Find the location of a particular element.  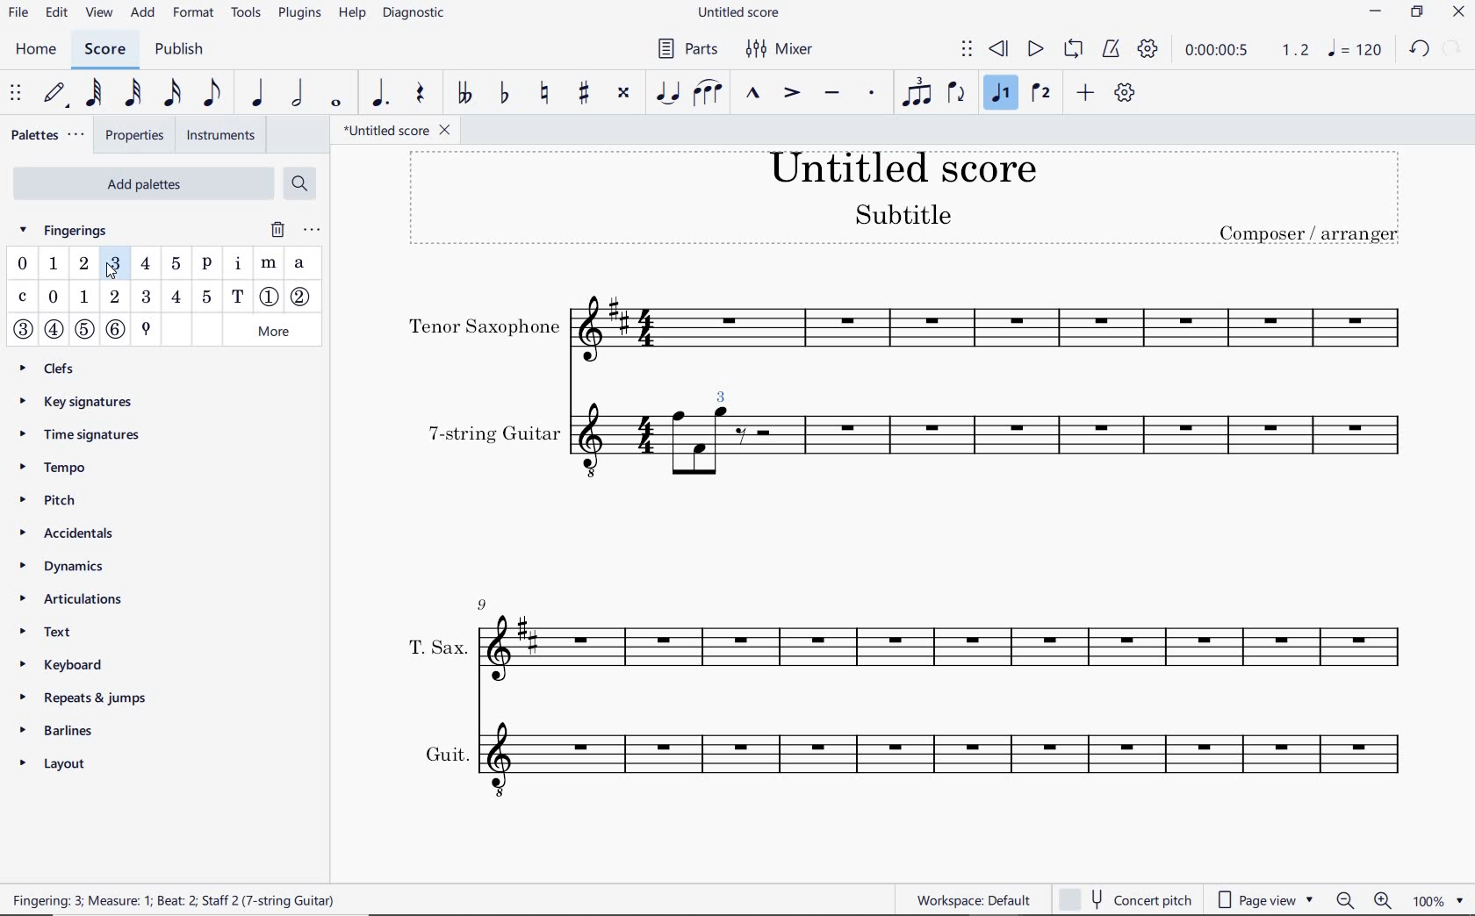

fingerings 5 is located at coordinates (175, 264).